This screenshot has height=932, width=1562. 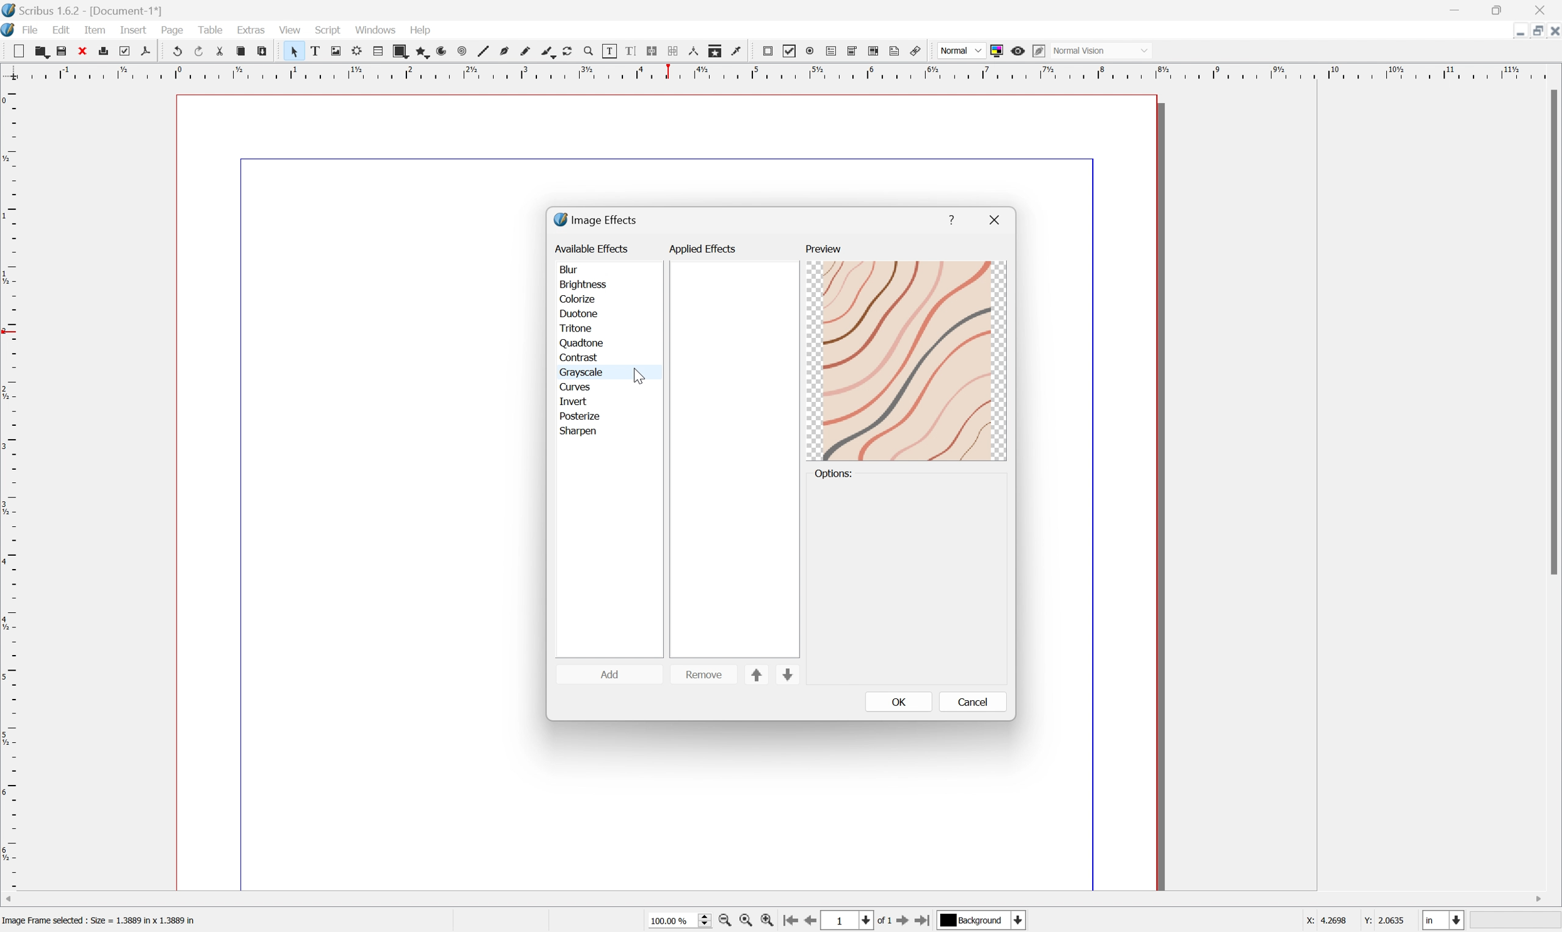 I want to click on Restore down, so click(x=1532, y=33).